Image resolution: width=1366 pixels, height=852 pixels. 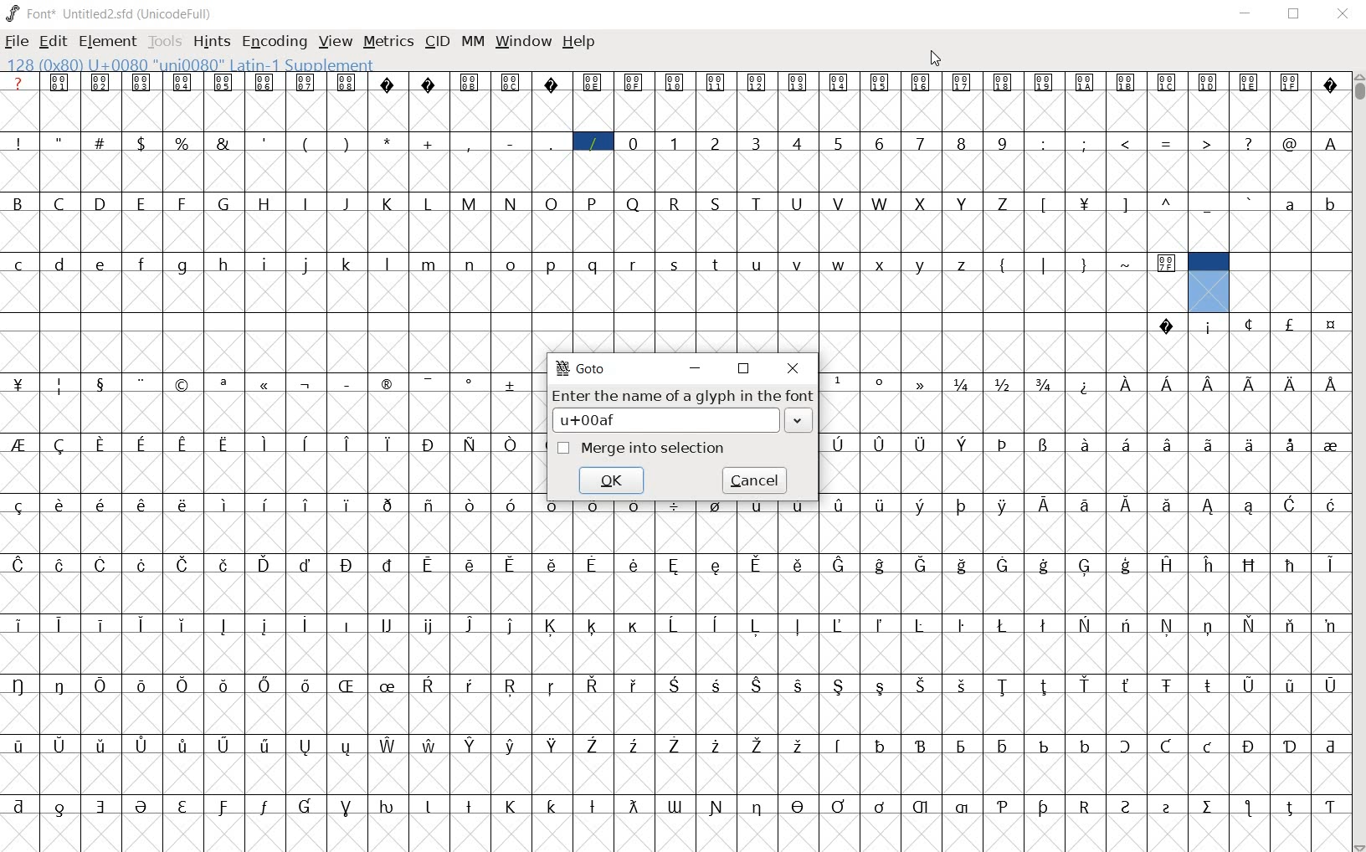 I want to click on Symbol, so click(x=347, y=564).